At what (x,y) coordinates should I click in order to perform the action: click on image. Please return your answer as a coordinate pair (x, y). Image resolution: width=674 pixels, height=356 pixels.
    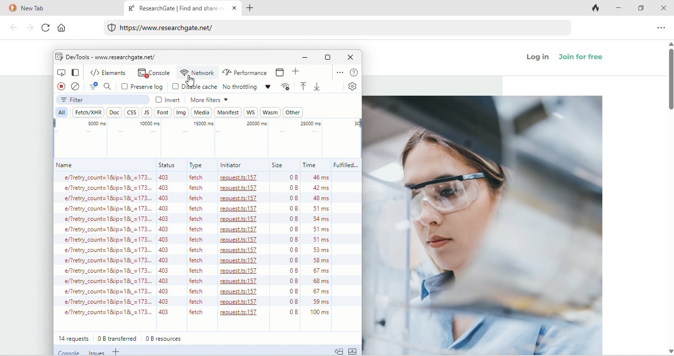
    Looking at the image, I should click on (483, 225).